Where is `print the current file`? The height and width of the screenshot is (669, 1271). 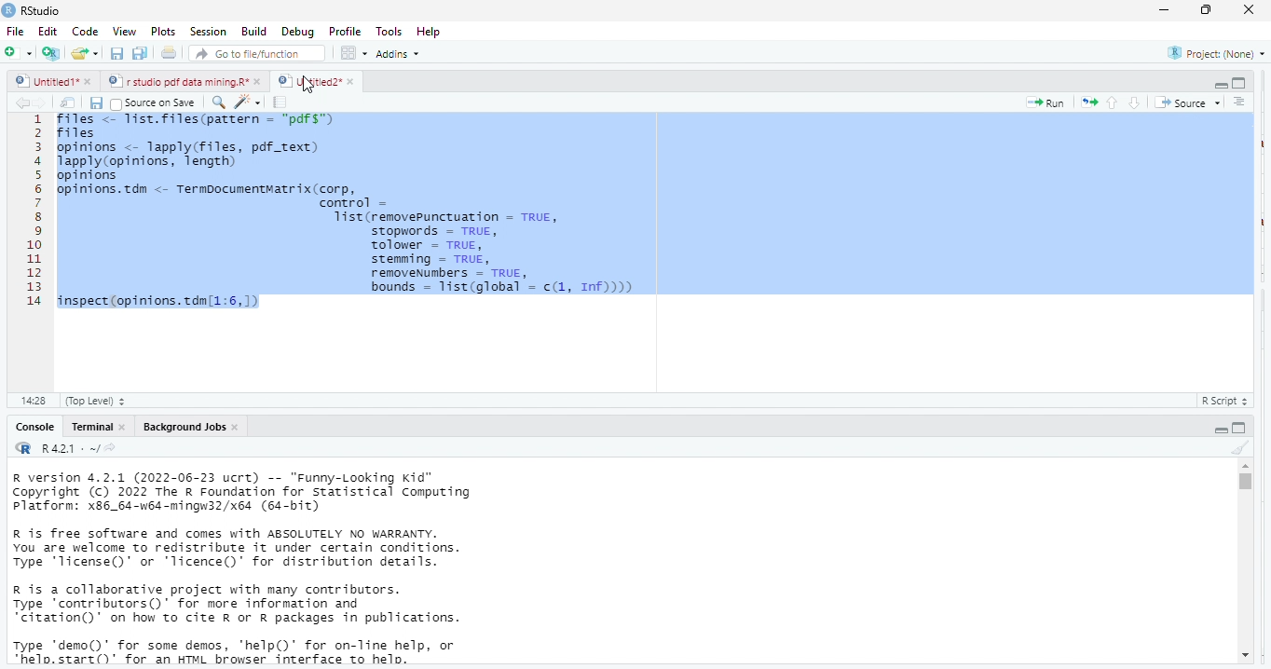
print the current file is located at coordinates (170, 54).